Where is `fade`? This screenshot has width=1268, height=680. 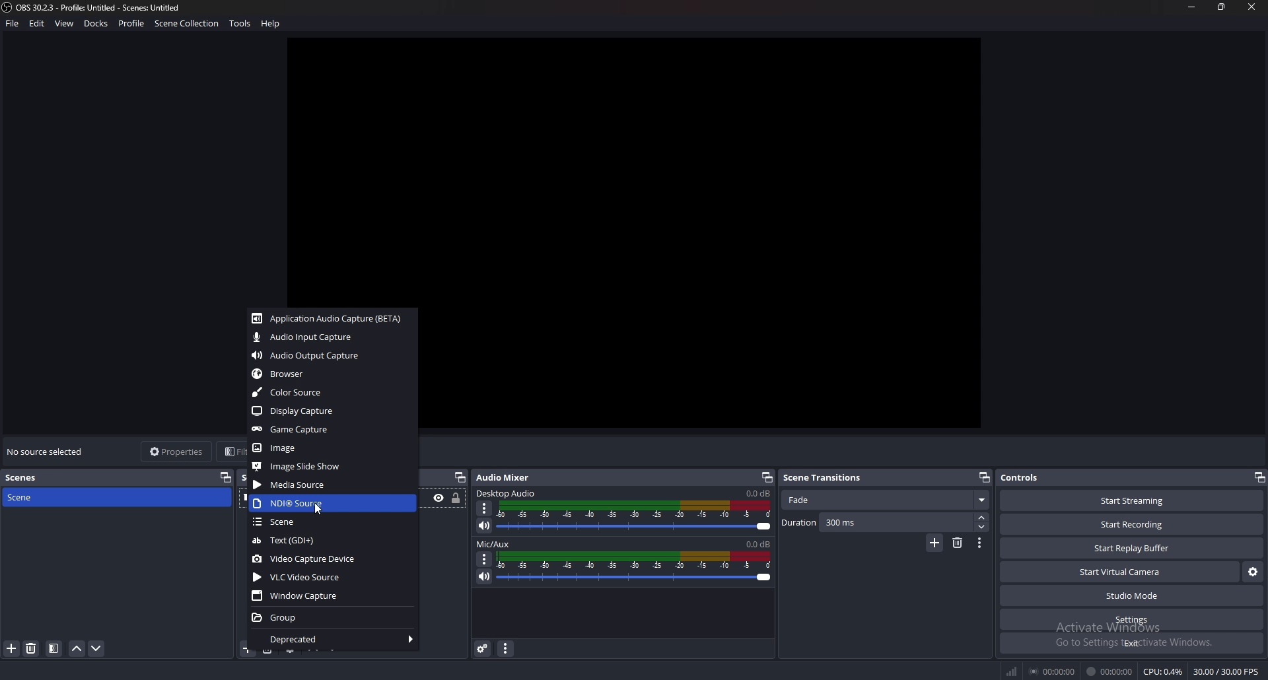 fade is located at coordinates (885, 500).